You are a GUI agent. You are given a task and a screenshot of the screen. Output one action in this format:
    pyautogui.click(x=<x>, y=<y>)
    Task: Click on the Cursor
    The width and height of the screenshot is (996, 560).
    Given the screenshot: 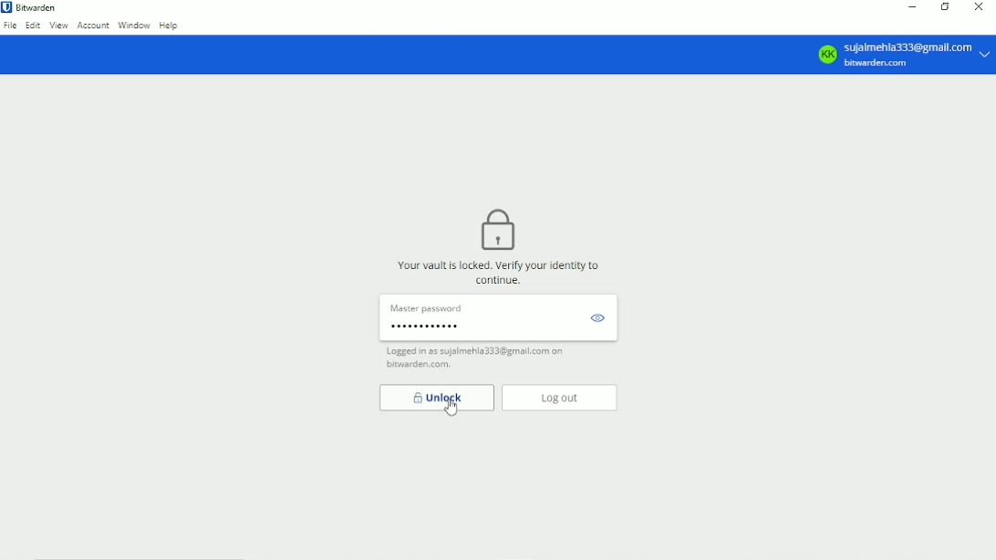 What is the action you would take?
    pyautogui.click(x=452, y=410)
    